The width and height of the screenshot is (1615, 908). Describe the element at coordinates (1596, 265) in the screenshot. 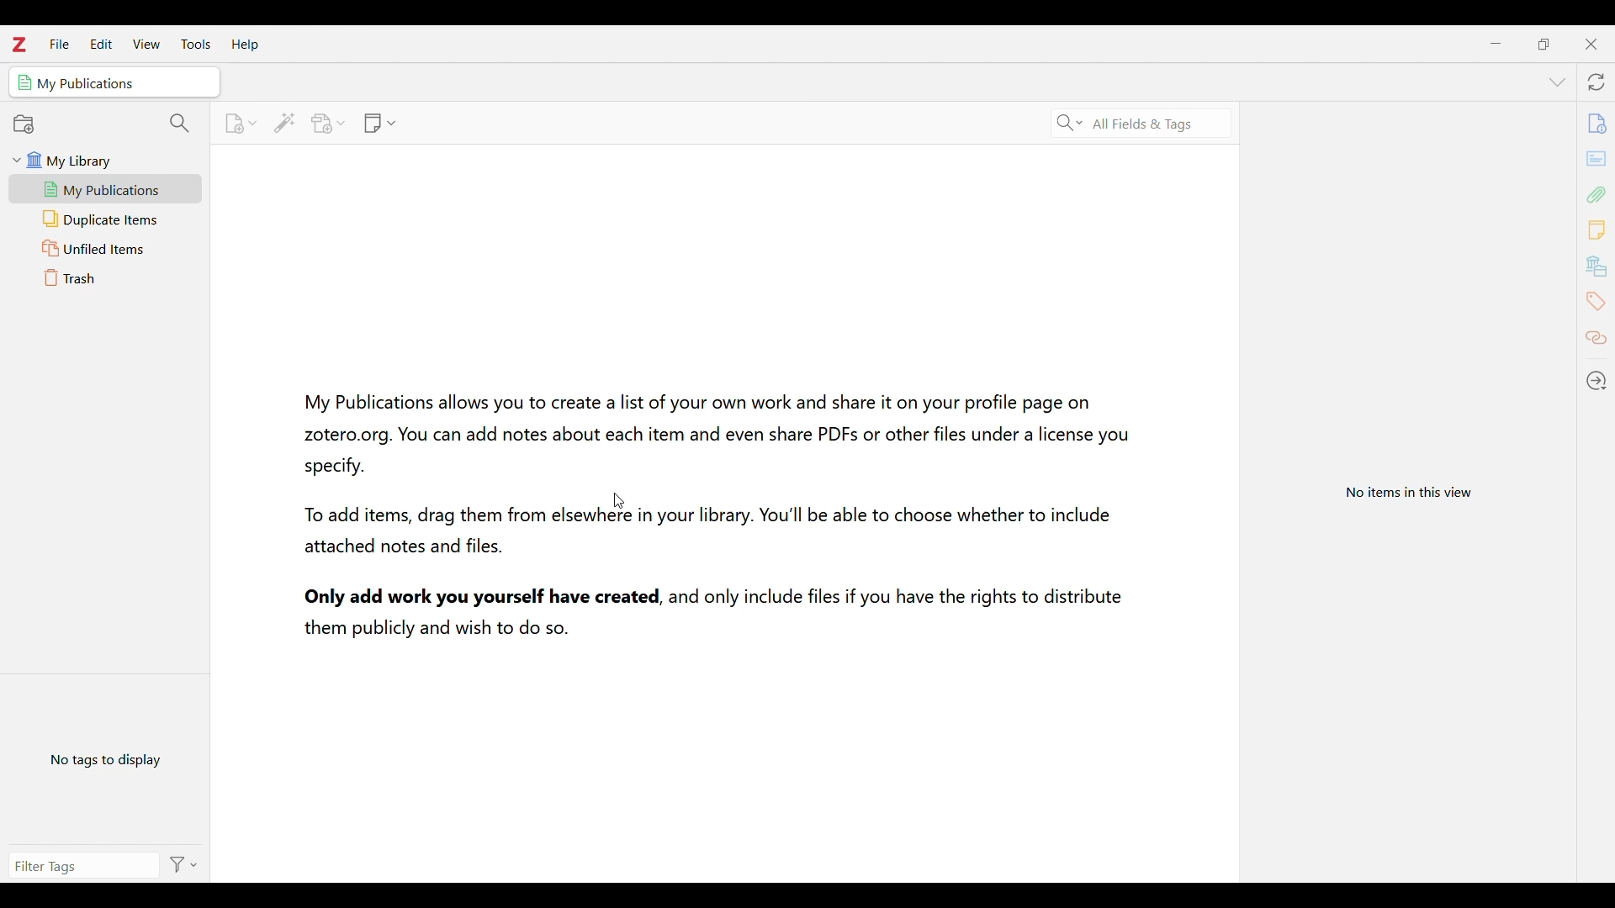

I see `Libraries and collections` at that location.